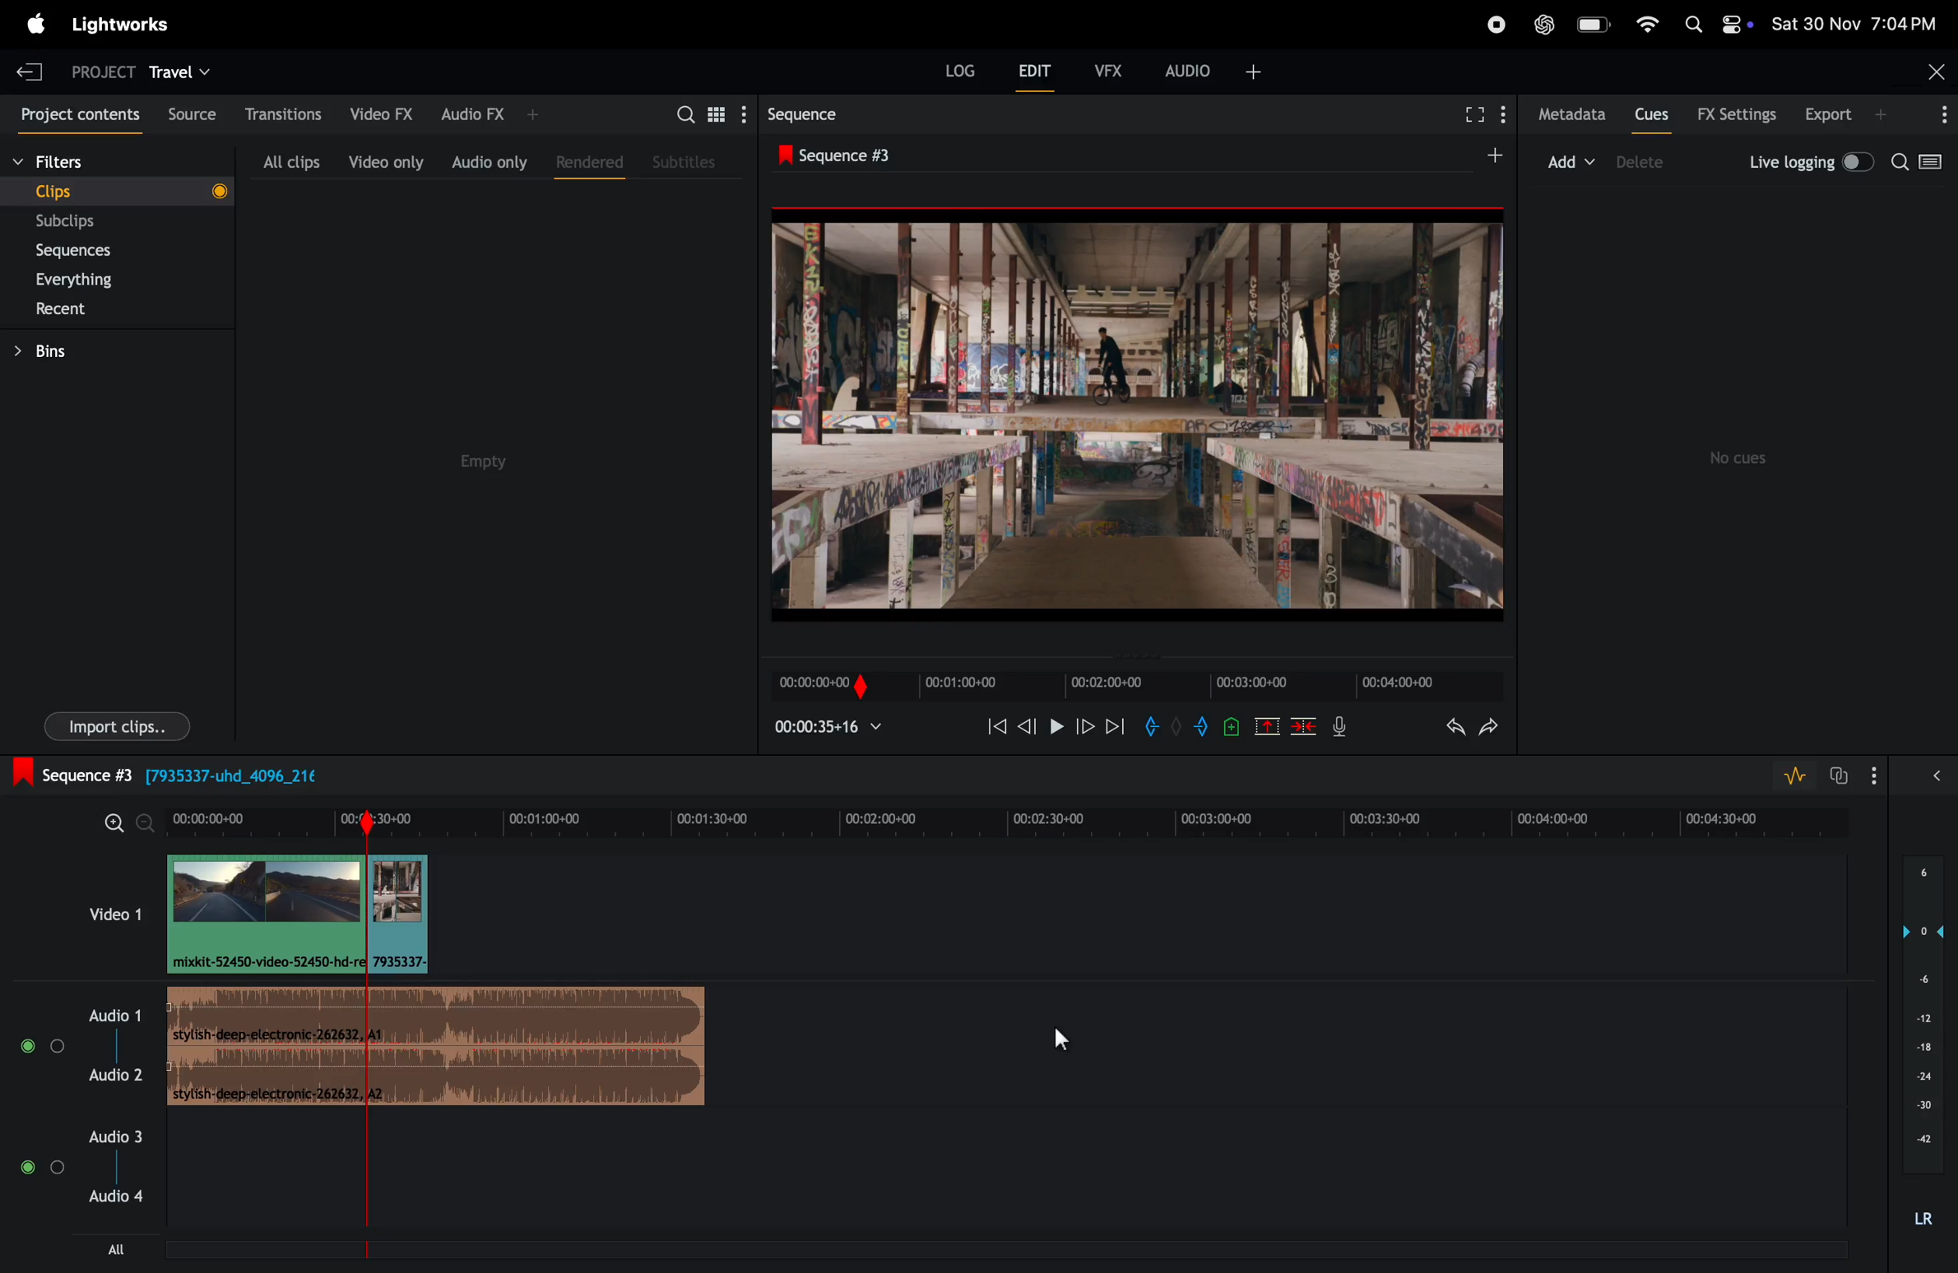 This screenshot has width=1958, height=1273. What do you see at coordinates (1930, 72) in the screenshot?
I see `close` at bounding box center [1930, 72].